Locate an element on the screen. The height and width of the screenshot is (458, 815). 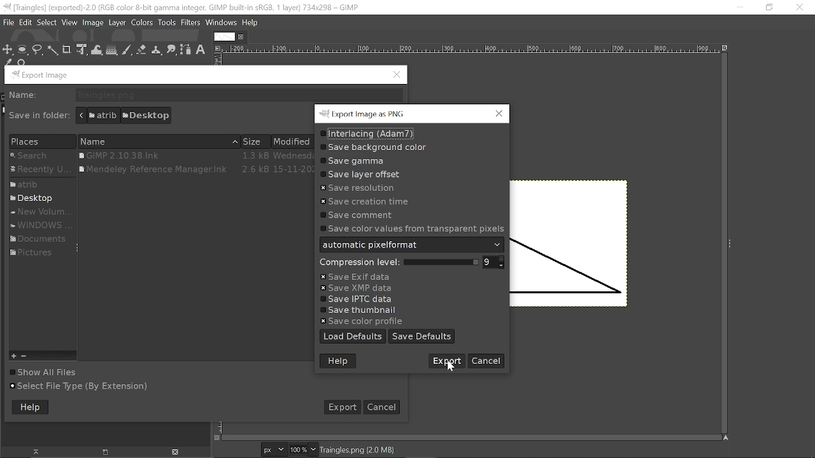
Name: is located at coordinates (25, 95).